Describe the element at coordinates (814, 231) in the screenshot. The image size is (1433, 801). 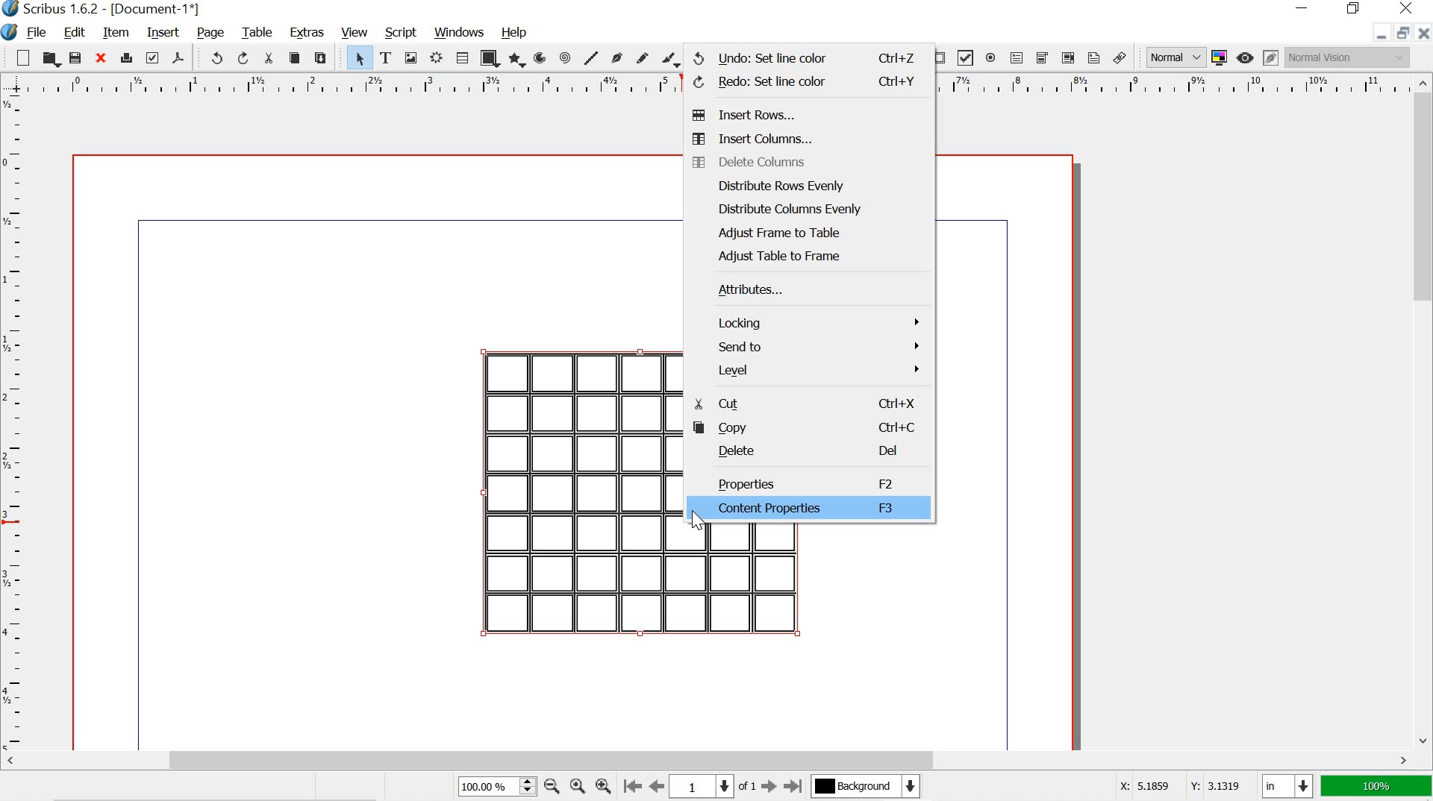
I see `adjust frame to table` at that location.